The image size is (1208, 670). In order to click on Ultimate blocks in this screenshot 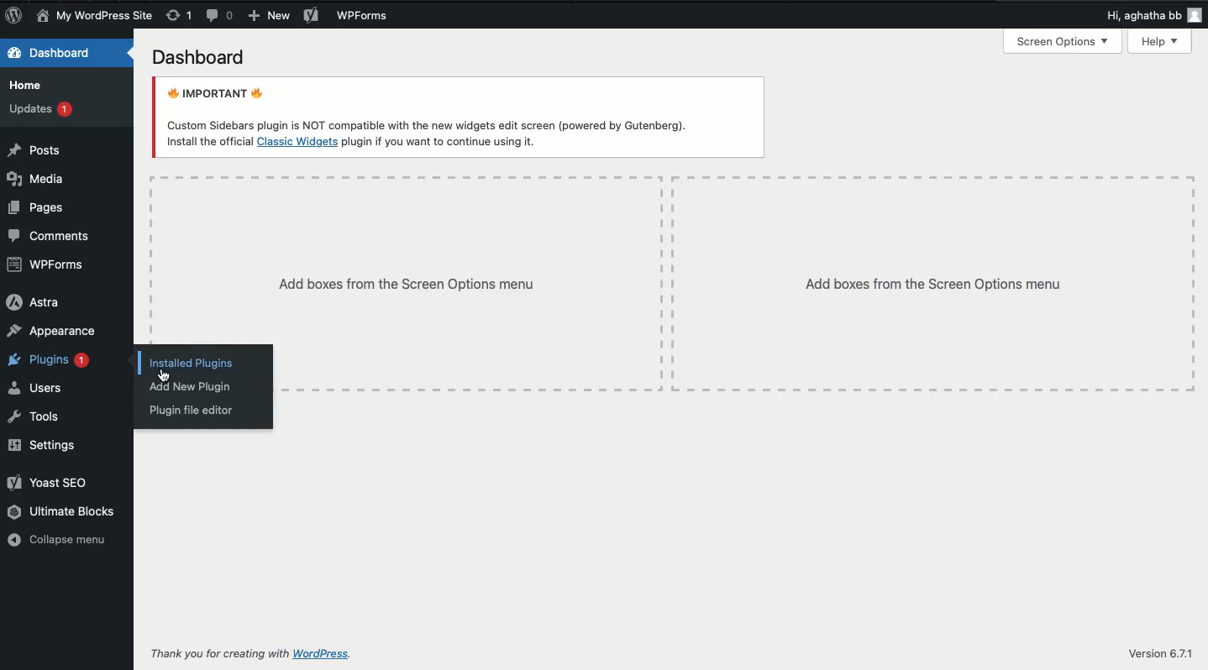, I will do `click(63, 511)`.